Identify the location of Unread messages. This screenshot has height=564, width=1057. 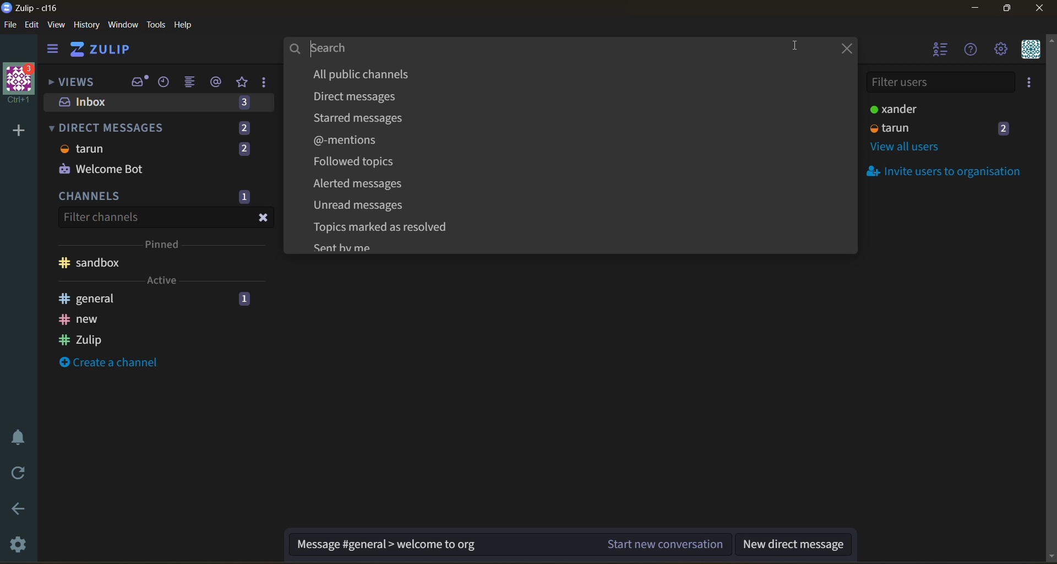
(353, 206).